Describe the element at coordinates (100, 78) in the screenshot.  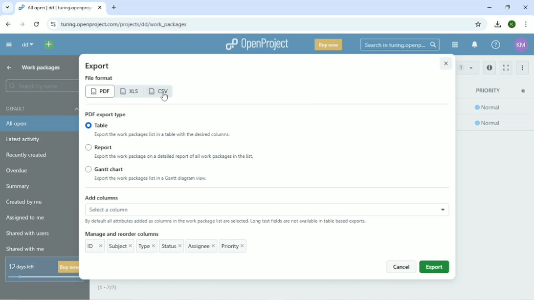
I see `File format` at that location.